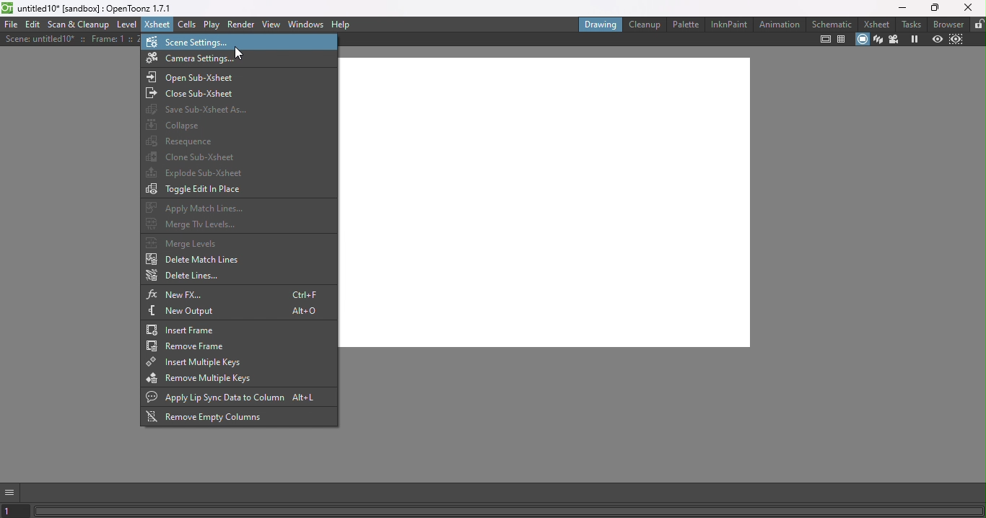 The width and height of the screenshot is (986, 518). What do you see at coordinates (843, 40) in the screenshot?
I see `Field guide` at bounding box center [843, 40].